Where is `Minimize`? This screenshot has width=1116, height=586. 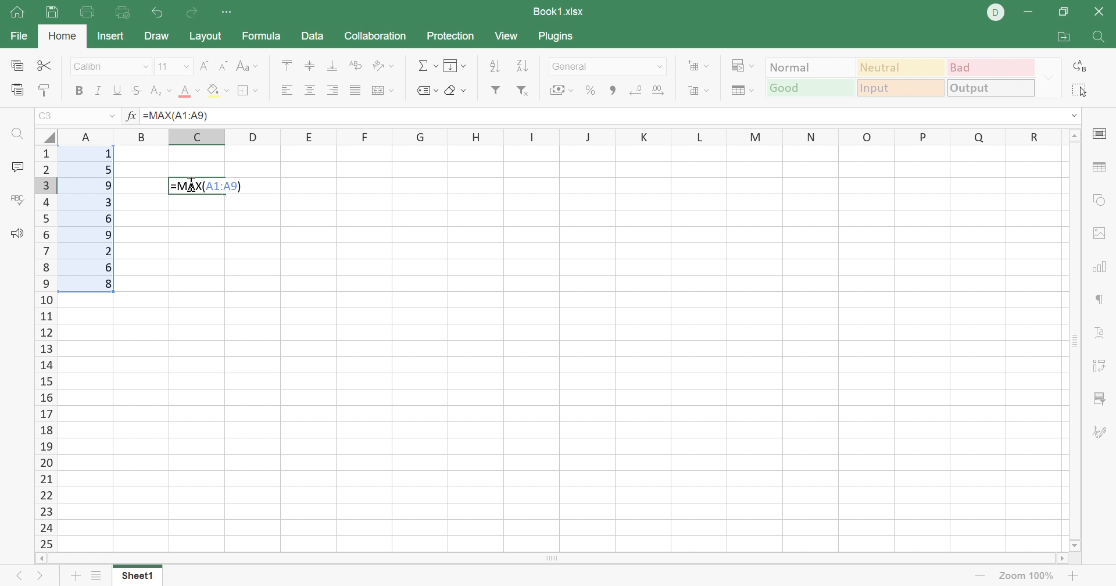 Minimize is located at coordinates (1034, 10).